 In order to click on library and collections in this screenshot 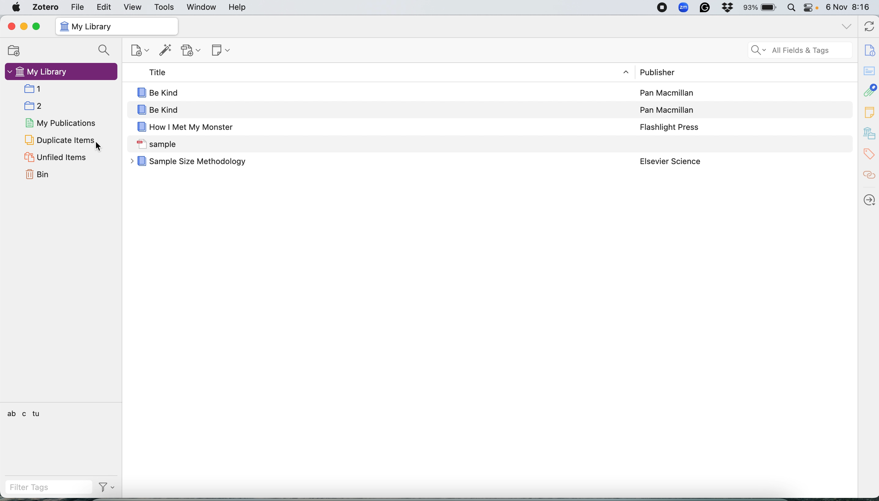, I will do `click(869, 134)`.